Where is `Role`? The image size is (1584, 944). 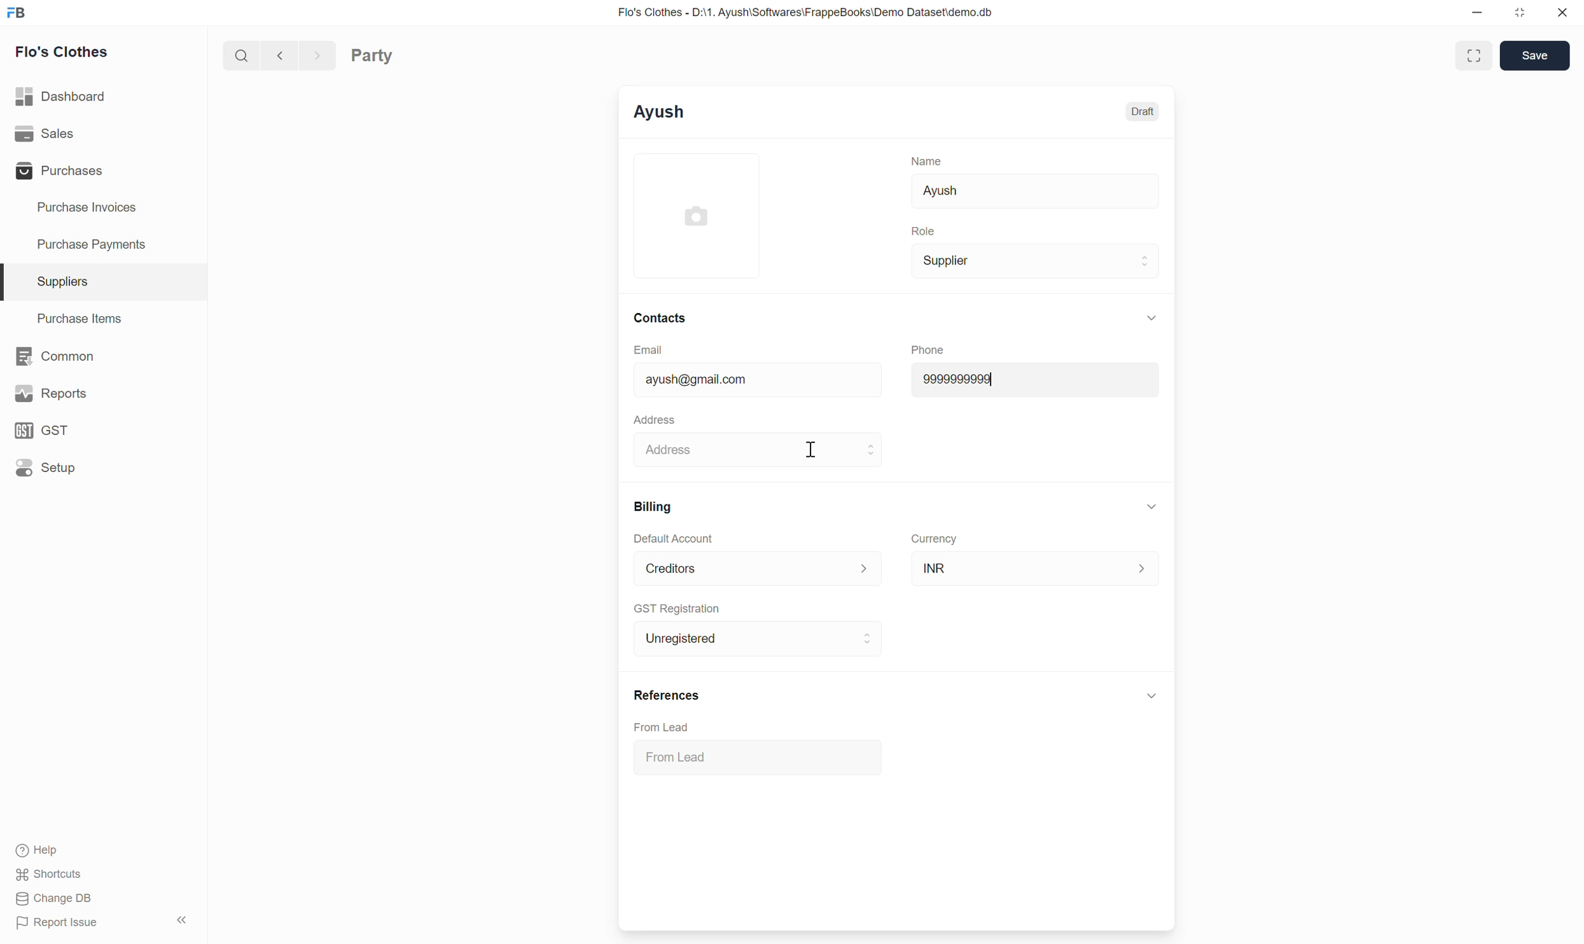
Role is located at coordinates (923, 231).